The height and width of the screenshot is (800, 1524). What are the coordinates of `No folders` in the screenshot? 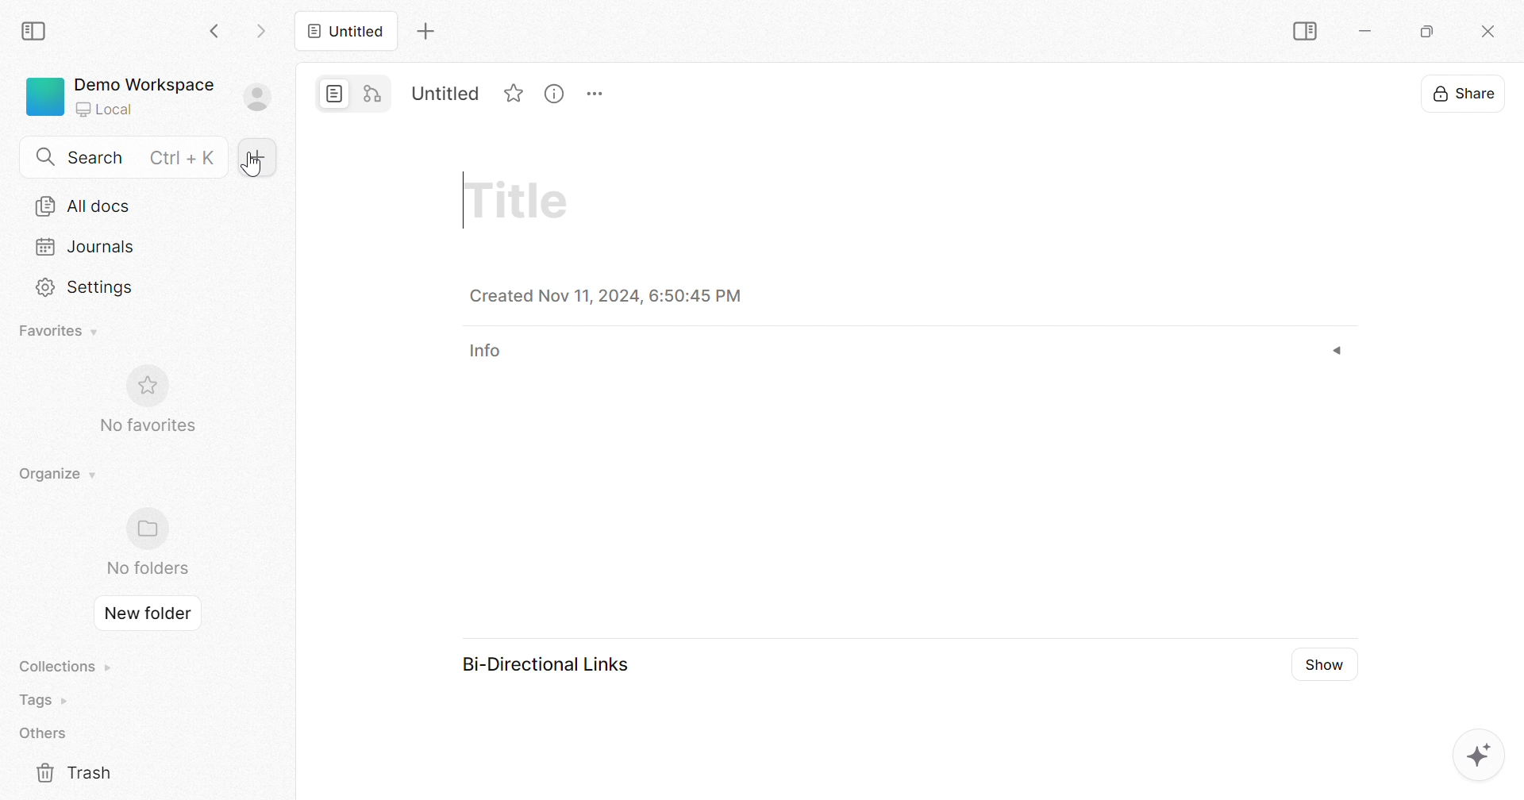 It's located at (148, 567).